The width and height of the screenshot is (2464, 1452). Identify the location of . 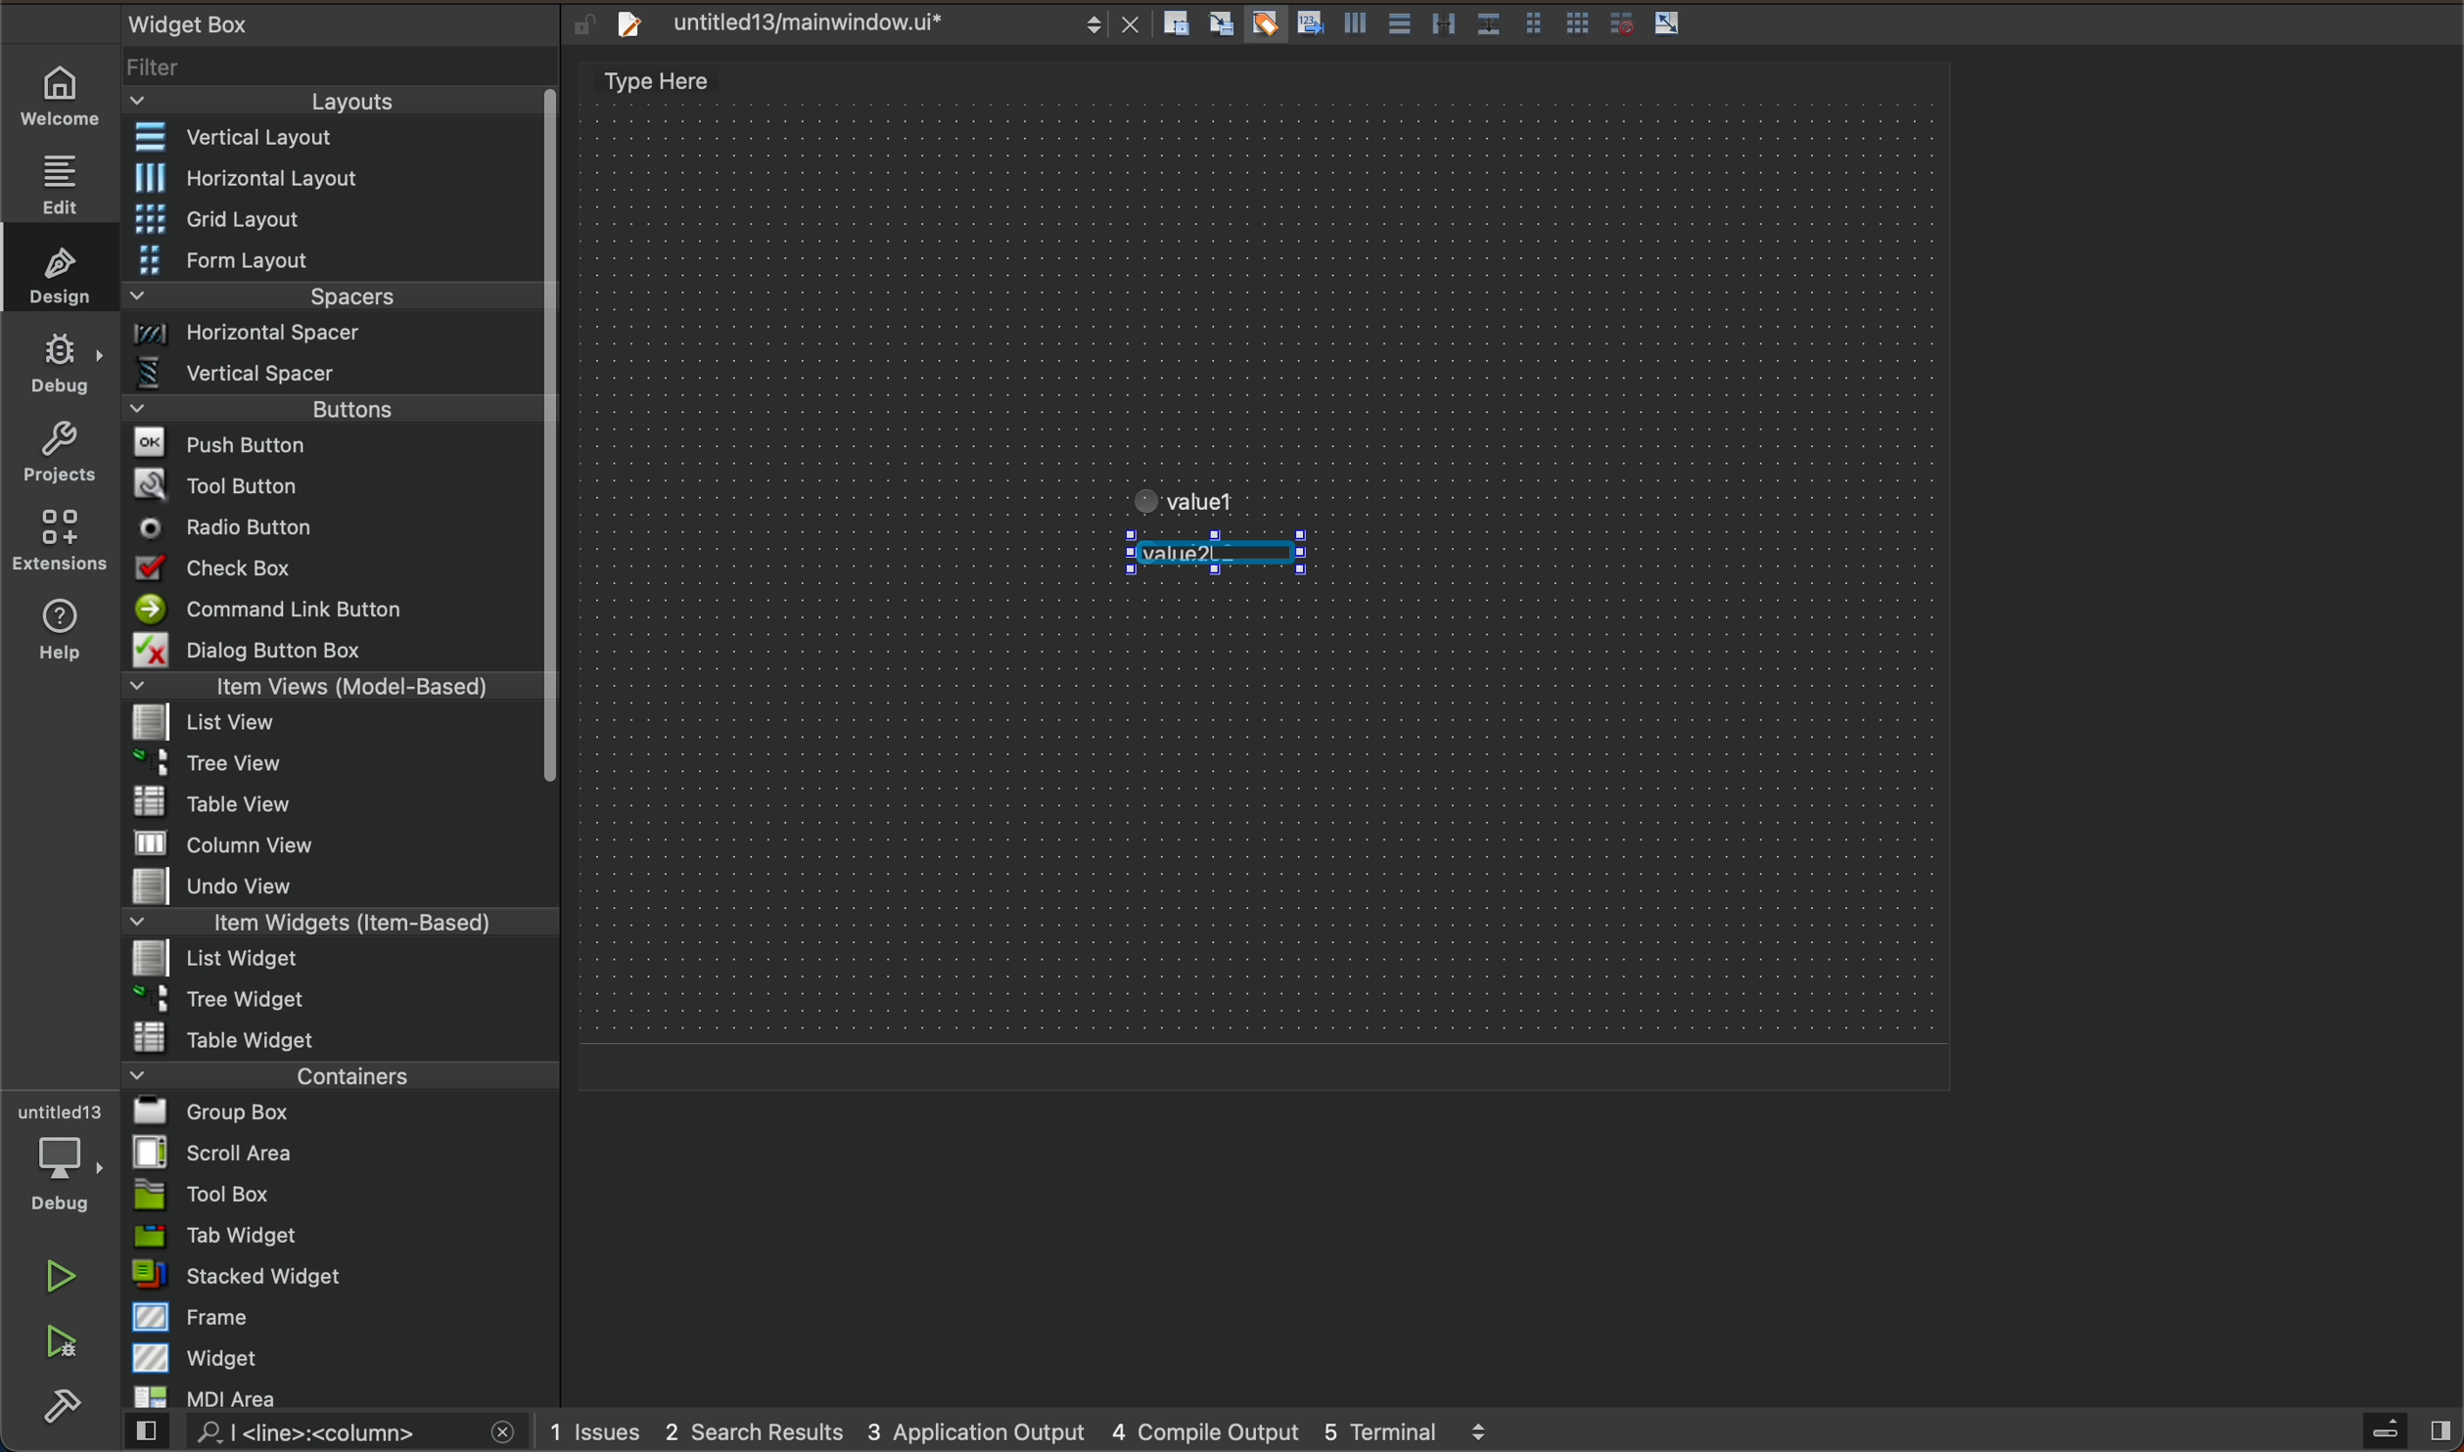
(1532, 25).